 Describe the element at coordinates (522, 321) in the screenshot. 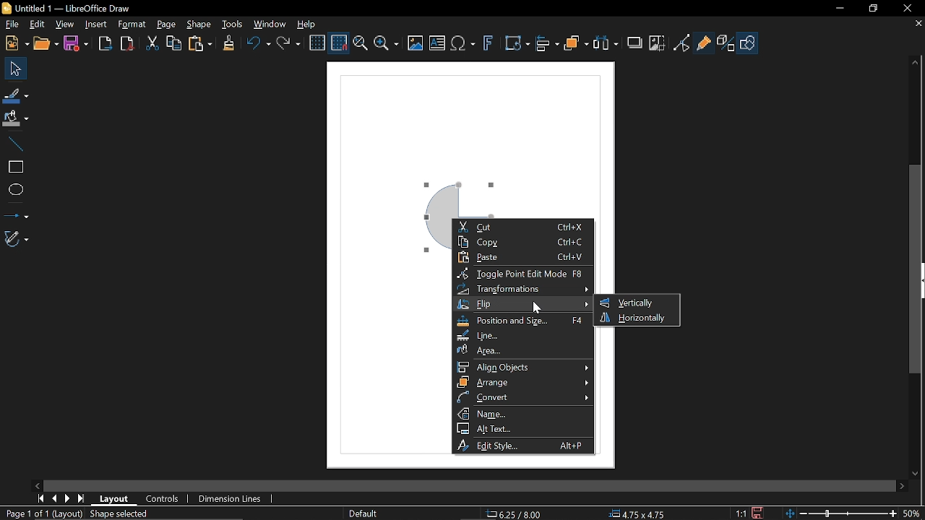

I see `Position and size   F4` at that location.